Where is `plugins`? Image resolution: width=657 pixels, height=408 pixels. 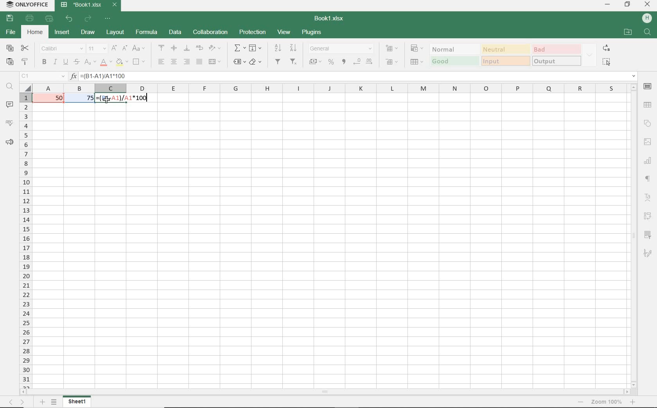 plugins is located at coordinates (311, 32).